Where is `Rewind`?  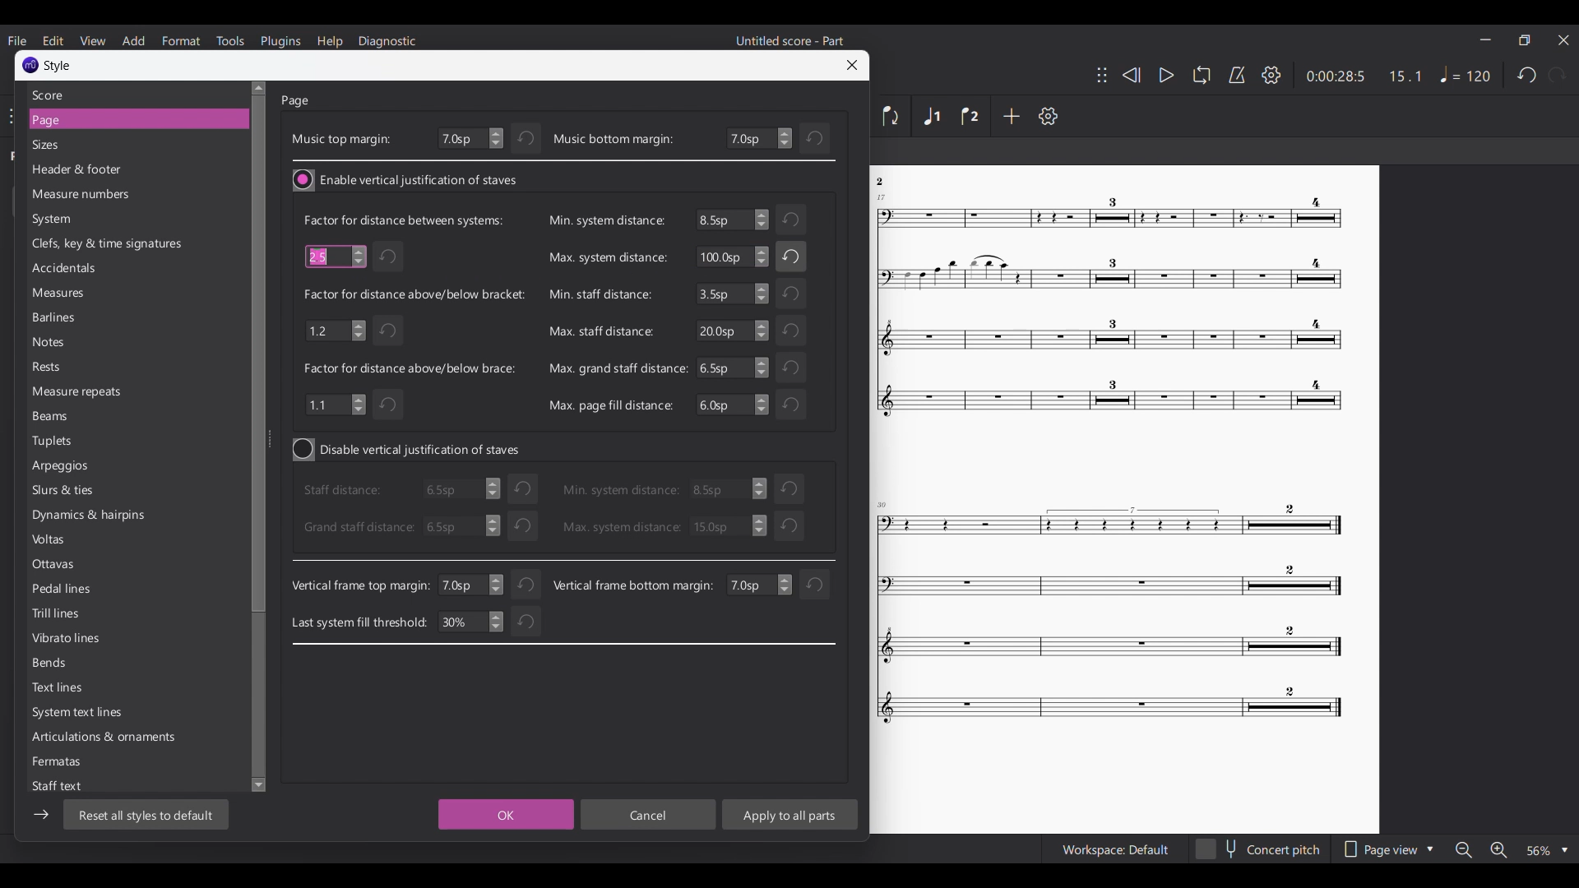 Rewind is located at coordinates (1132, 75).